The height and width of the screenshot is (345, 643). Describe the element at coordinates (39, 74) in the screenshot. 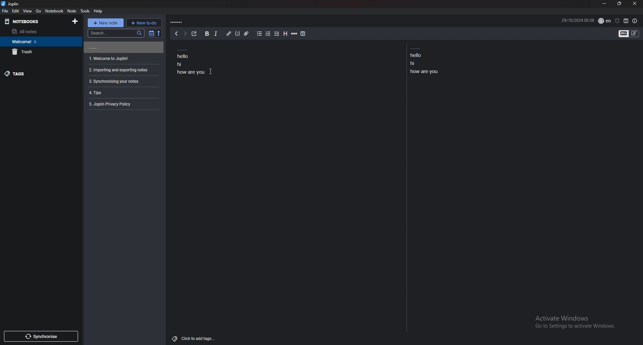

I see `tags` at that location.